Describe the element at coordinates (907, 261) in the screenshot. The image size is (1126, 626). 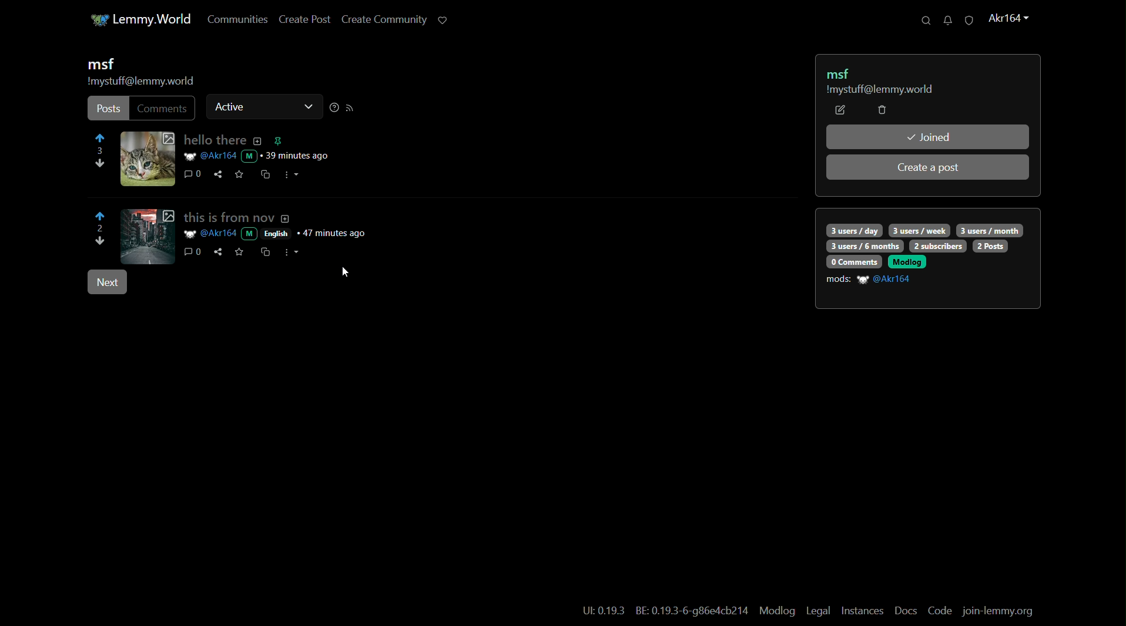
I see `modlog` at that location.